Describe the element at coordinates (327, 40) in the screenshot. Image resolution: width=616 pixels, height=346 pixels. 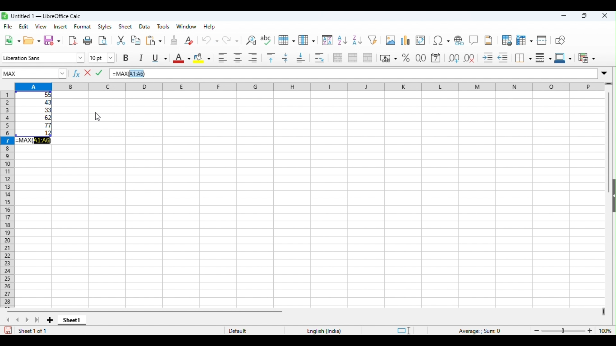
I see `sort` at that location.